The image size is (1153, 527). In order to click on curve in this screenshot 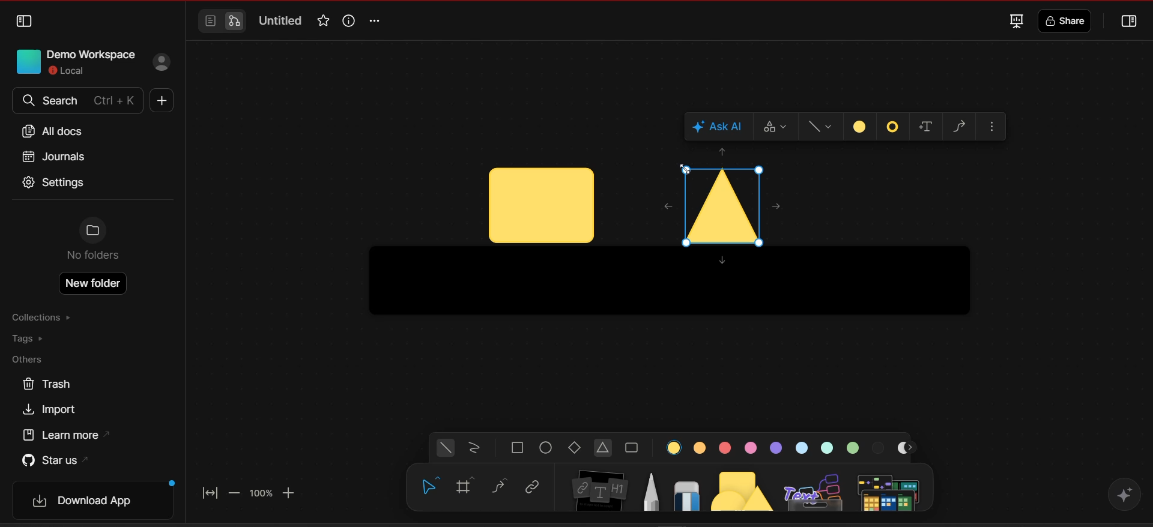, I will do `click(501, 486)`.